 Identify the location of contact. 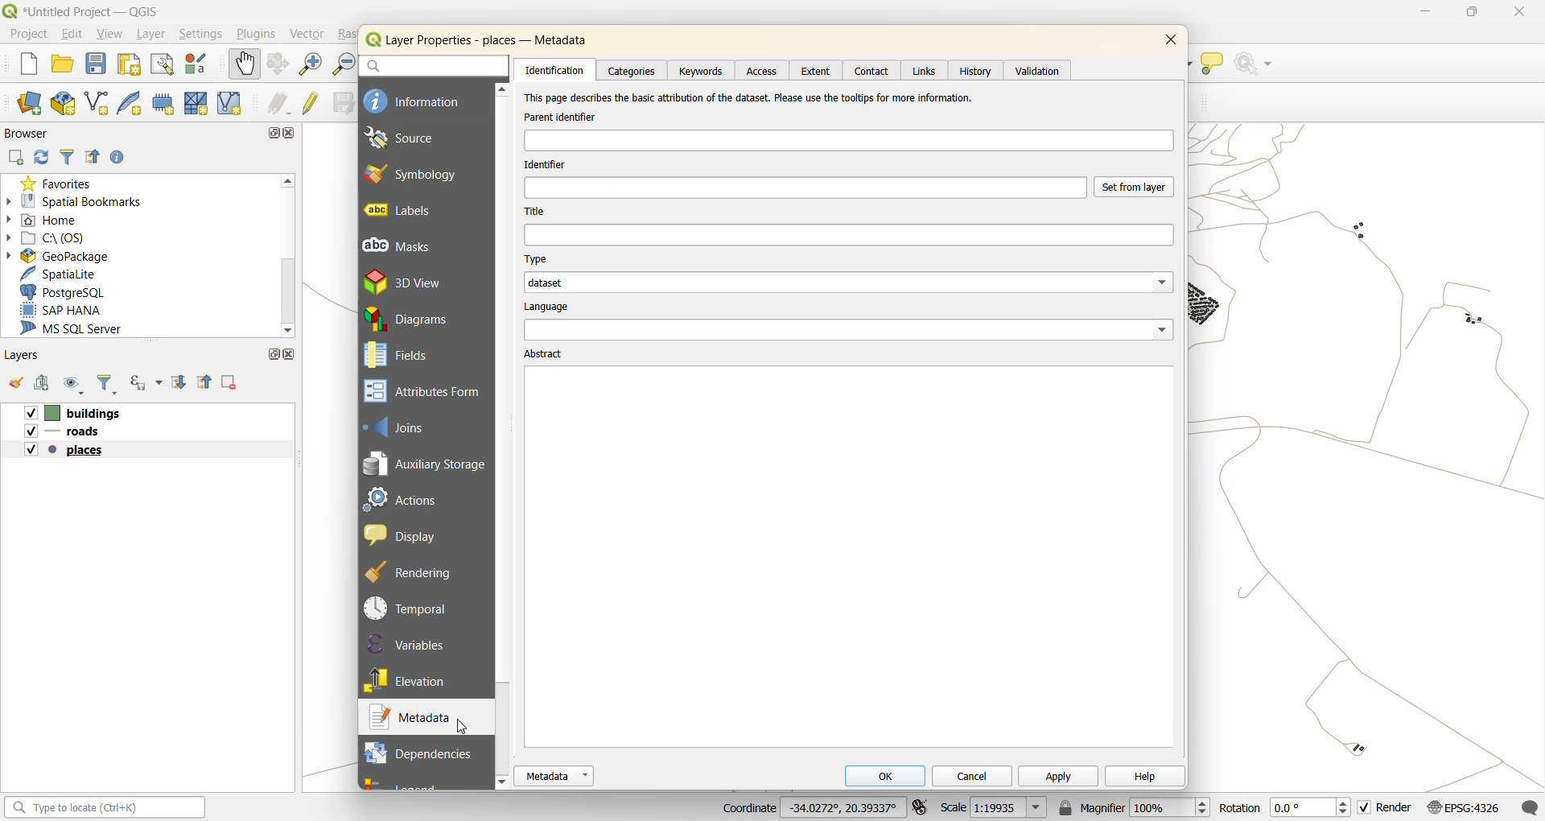
(875, 70).